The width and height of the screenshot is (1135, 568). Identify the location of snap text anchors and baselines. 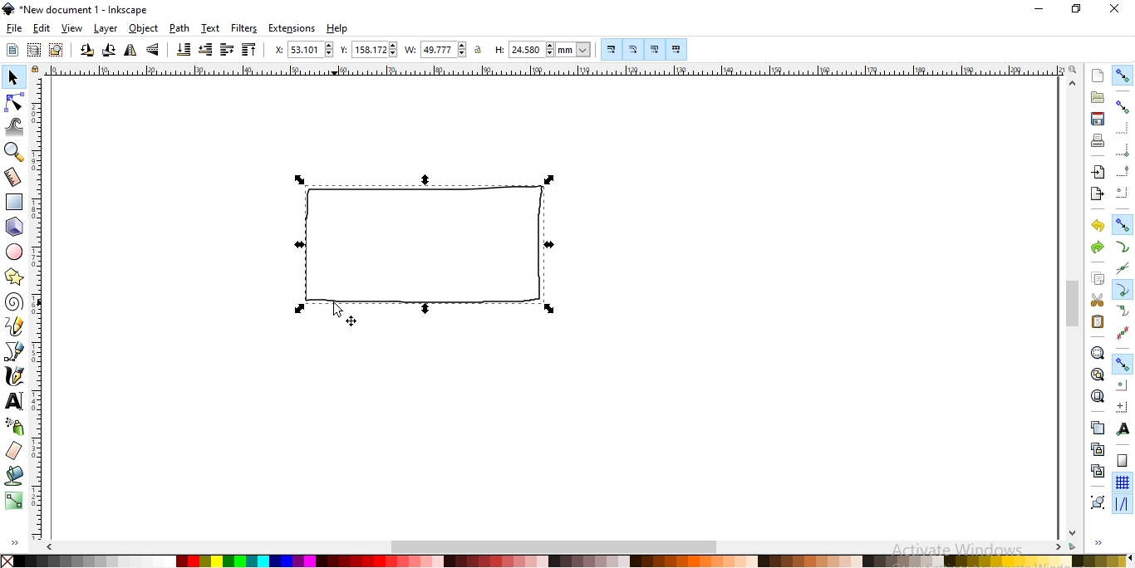
(1124, 429).